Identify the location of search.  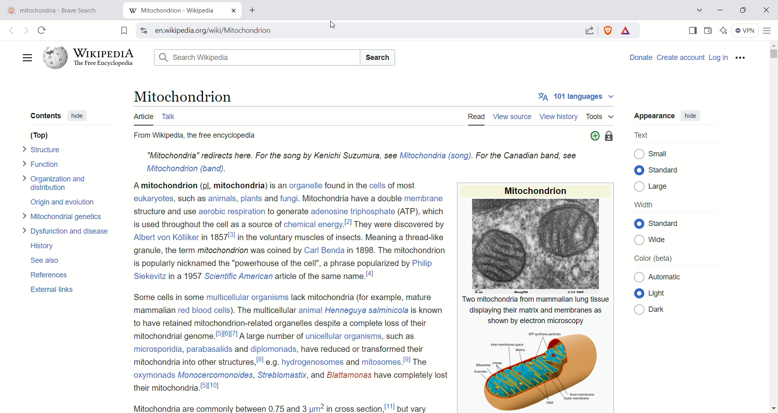
(356, 30).